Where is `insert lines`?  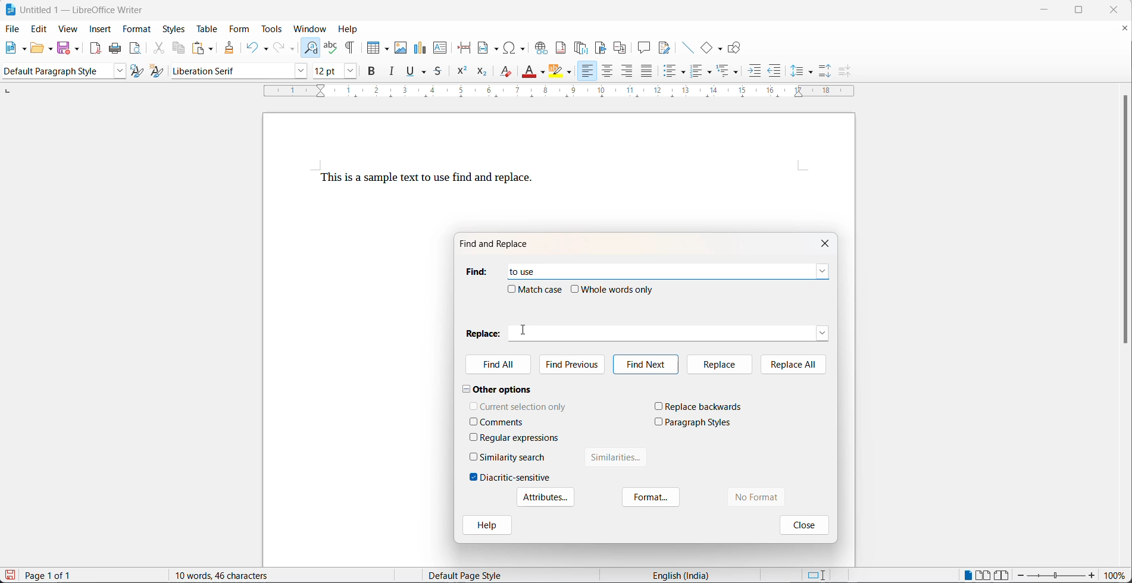 insert lines is located at coordinates (687, 48).